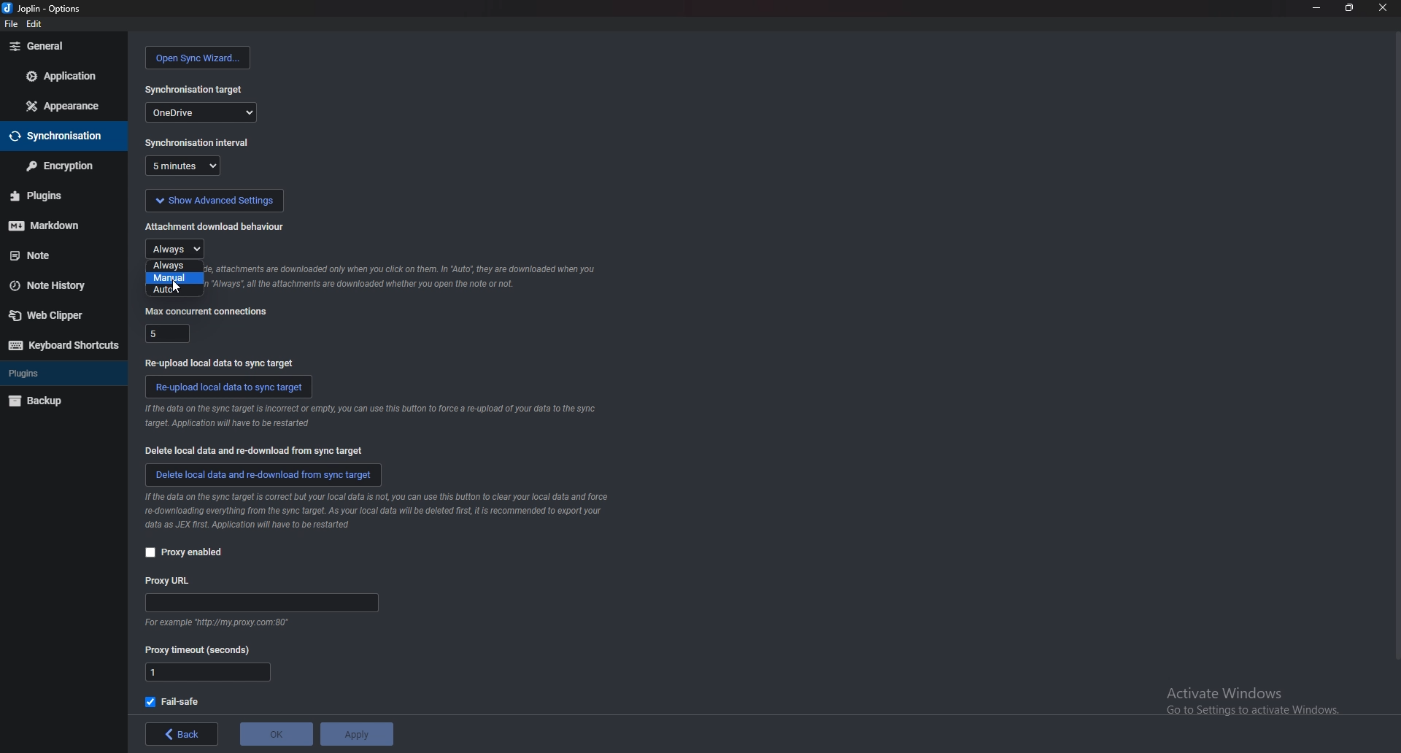 The width and height of the screenshot is (1401, 753). Describe the element at coordinates (215, 624) in the screenshot. I see `info` at that location.